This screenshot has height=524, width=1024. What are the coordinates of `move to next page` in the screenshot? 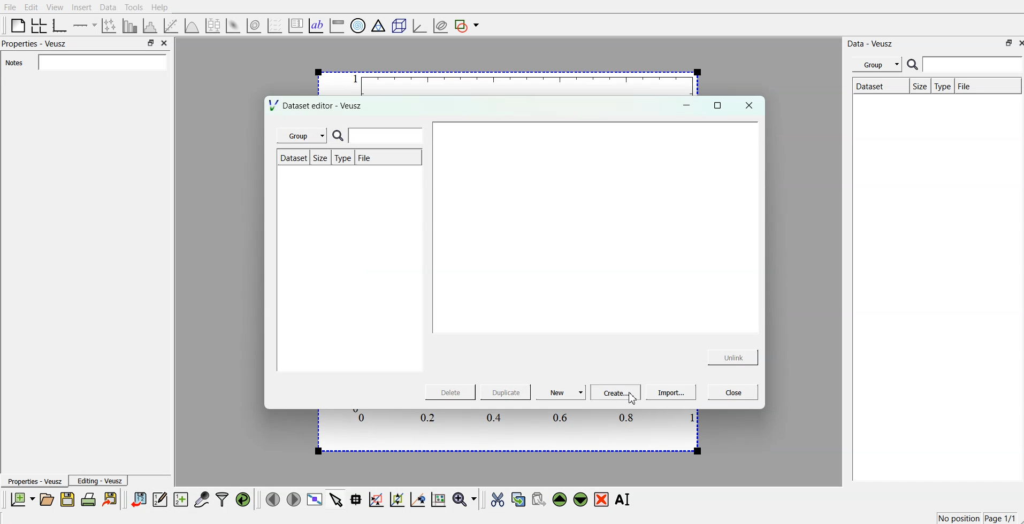 It's located at (293, 499).